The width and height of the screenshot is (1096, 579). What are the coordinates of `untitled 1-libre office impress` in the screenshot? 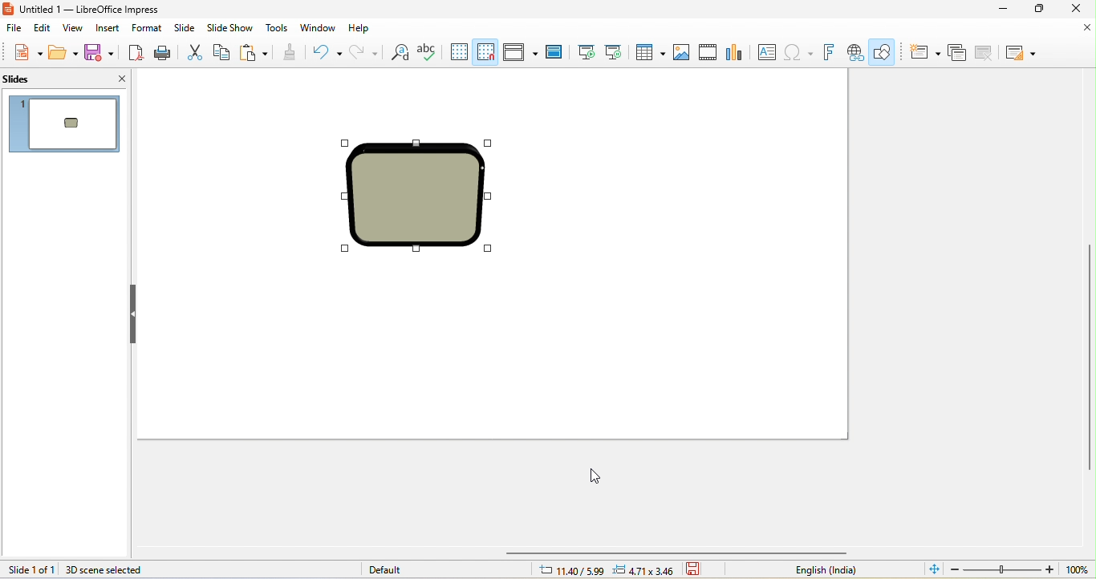 It's located at (111, 10).